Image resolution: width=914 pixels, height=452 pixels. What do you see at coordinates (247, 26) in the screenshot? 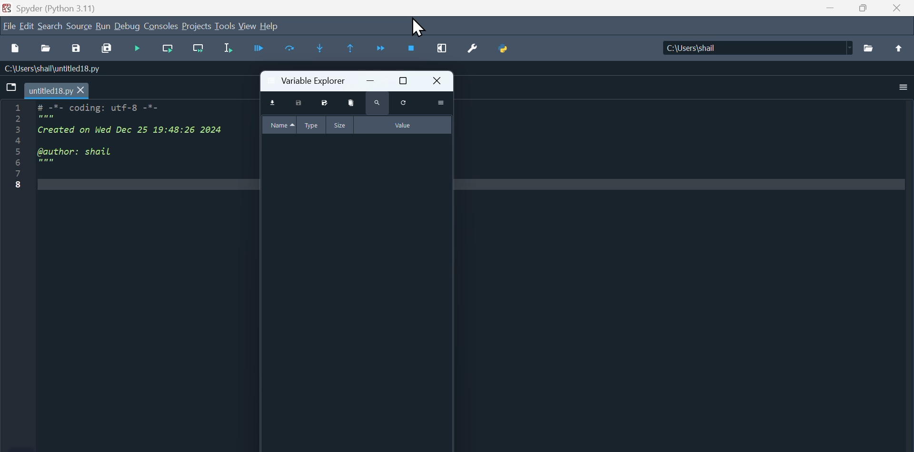
I see `View` at bounding box center [247, 26].